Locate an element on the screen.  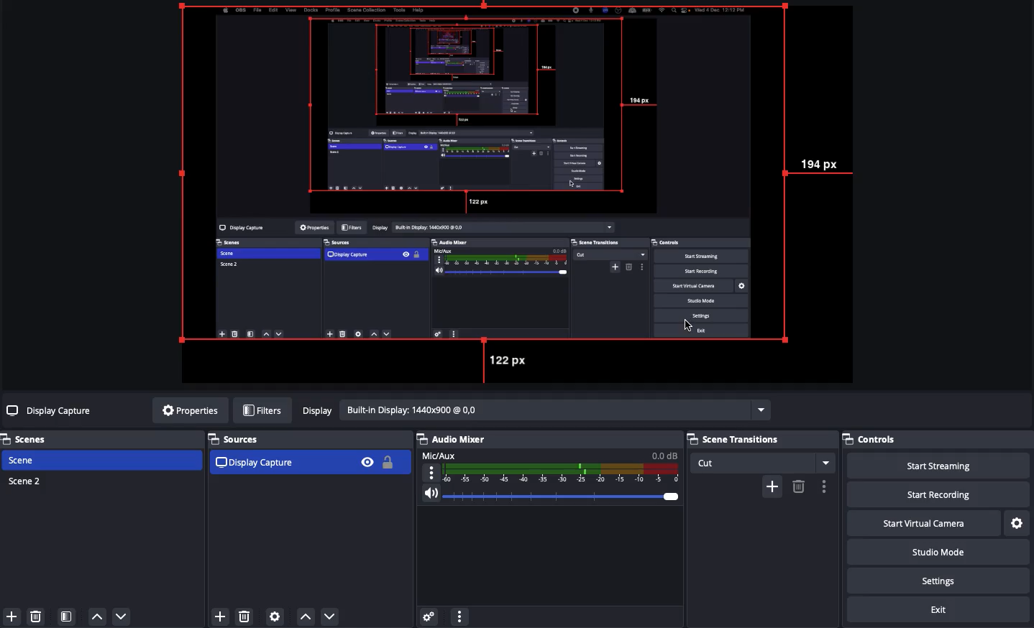
Add is located at coordinates (10, 615).